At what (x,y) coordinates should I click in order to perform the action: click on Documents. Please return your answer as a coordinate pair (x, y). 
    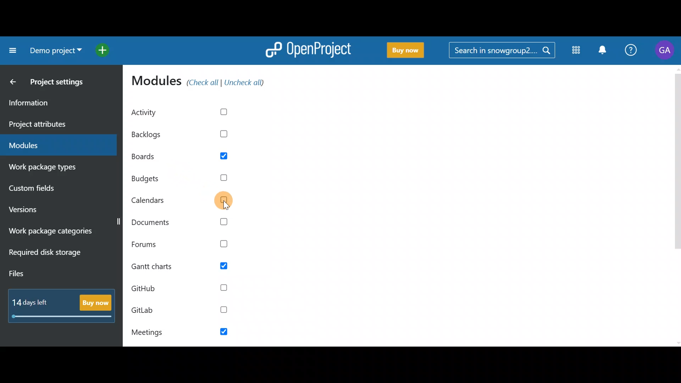
    Looking at the image, I should click on (183, 221).